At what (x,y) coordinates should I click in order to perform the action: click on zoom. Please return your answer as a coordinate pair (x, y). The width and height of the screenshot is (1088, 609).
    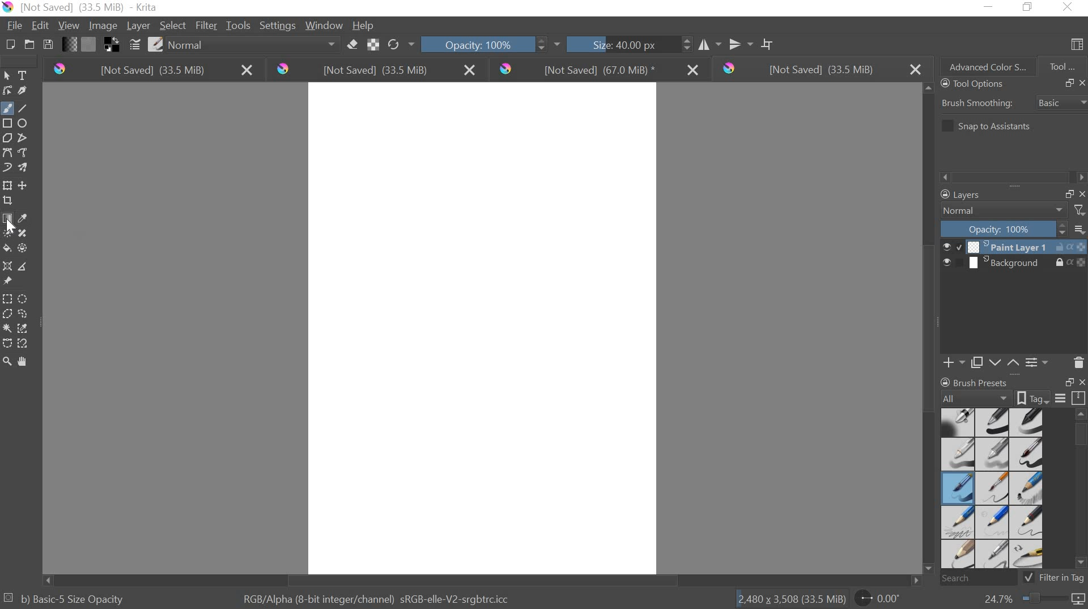
    Looking at the image, I should click on (7, 359).